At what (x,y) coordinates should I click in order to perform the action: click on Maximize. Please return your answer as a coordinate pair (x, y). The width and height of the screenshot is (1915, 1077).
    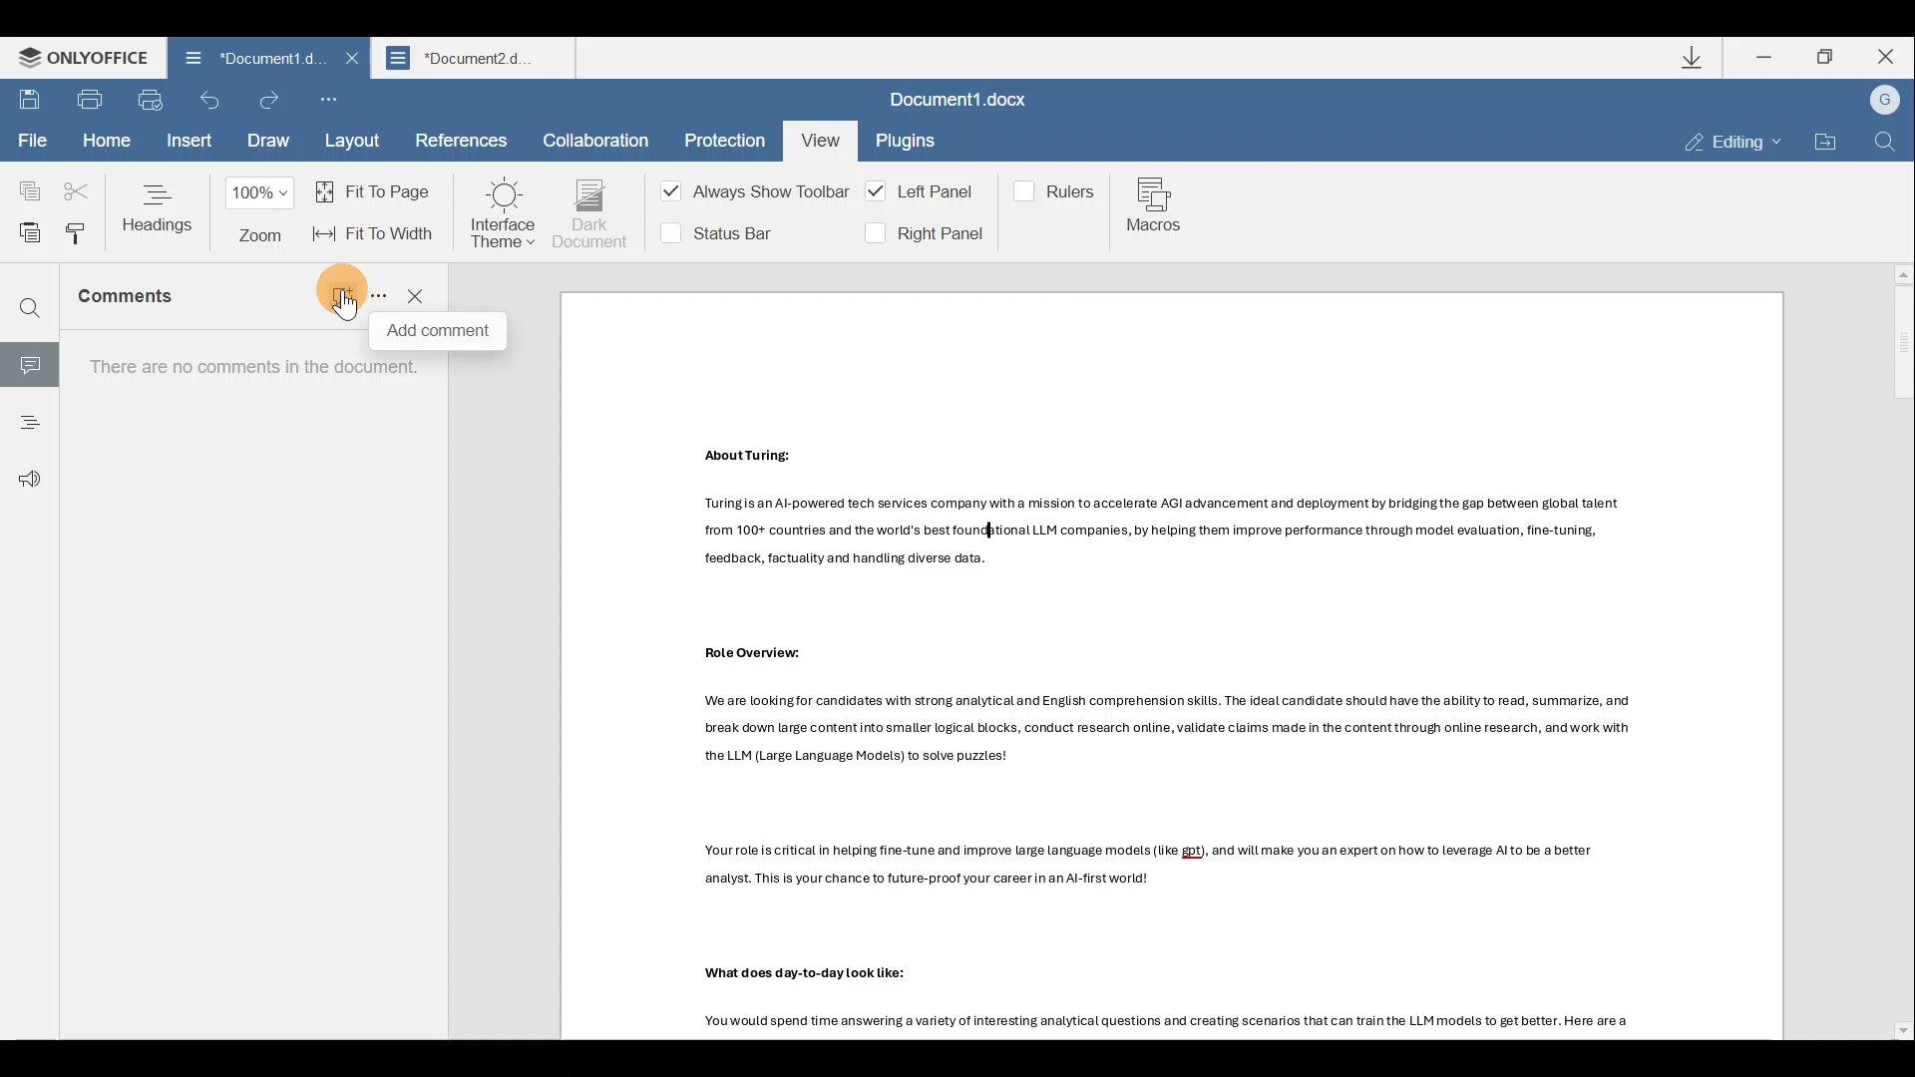
    Looking at the image, I should click on (1829, 57).